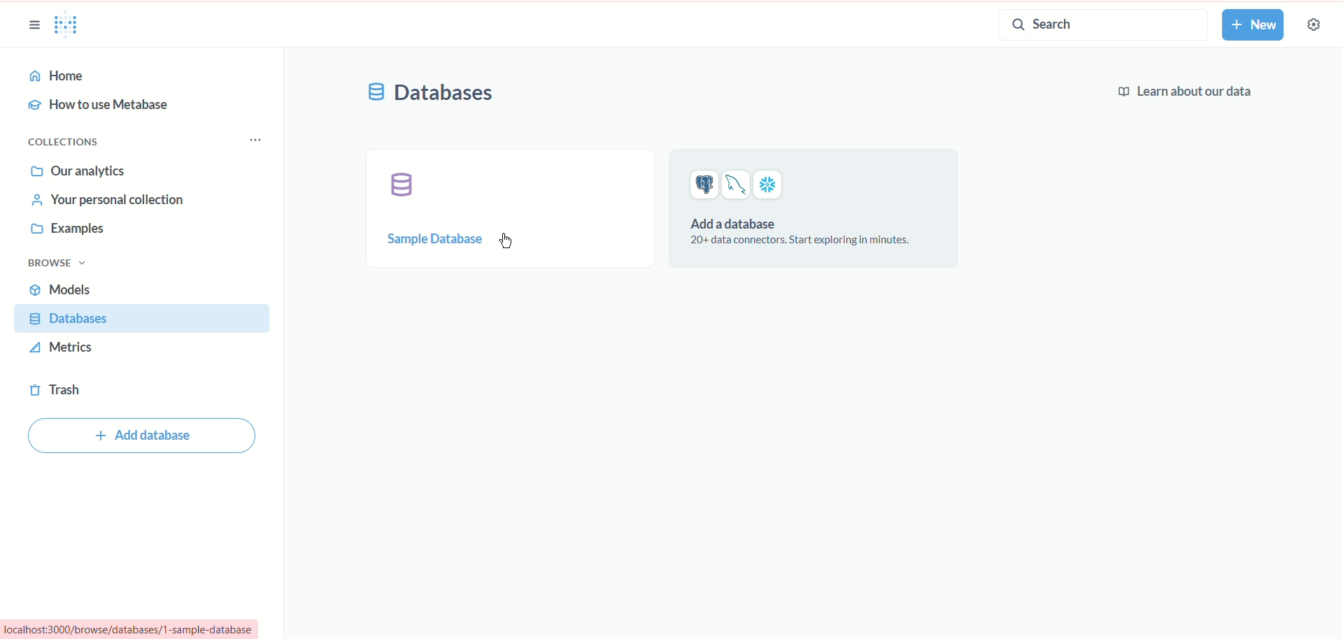  I want to click on trash, so click(54, 392).